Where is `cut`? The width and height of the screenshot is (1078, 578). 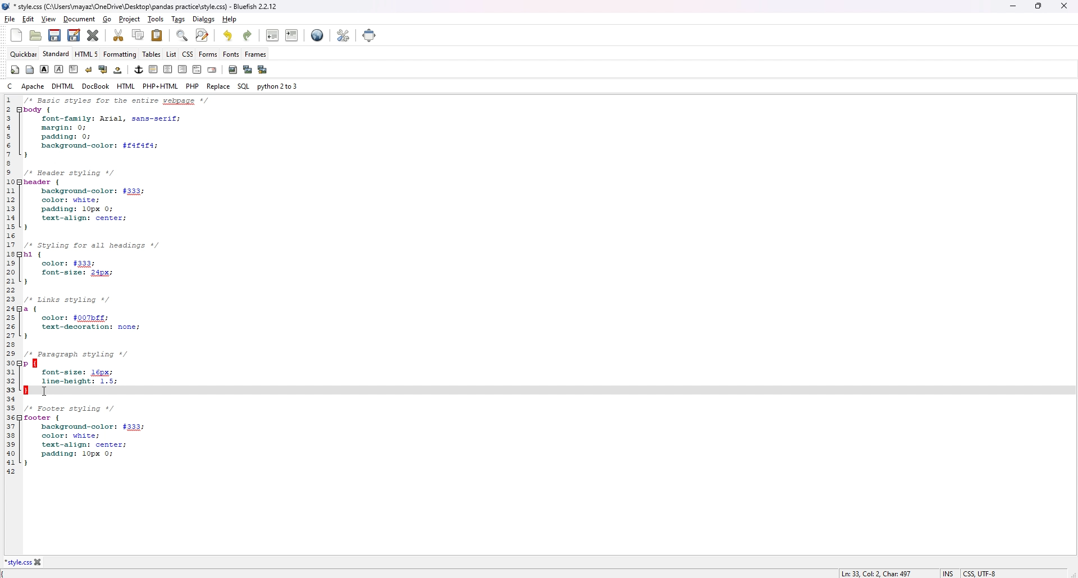
cut is located at coordinates (118, 34).